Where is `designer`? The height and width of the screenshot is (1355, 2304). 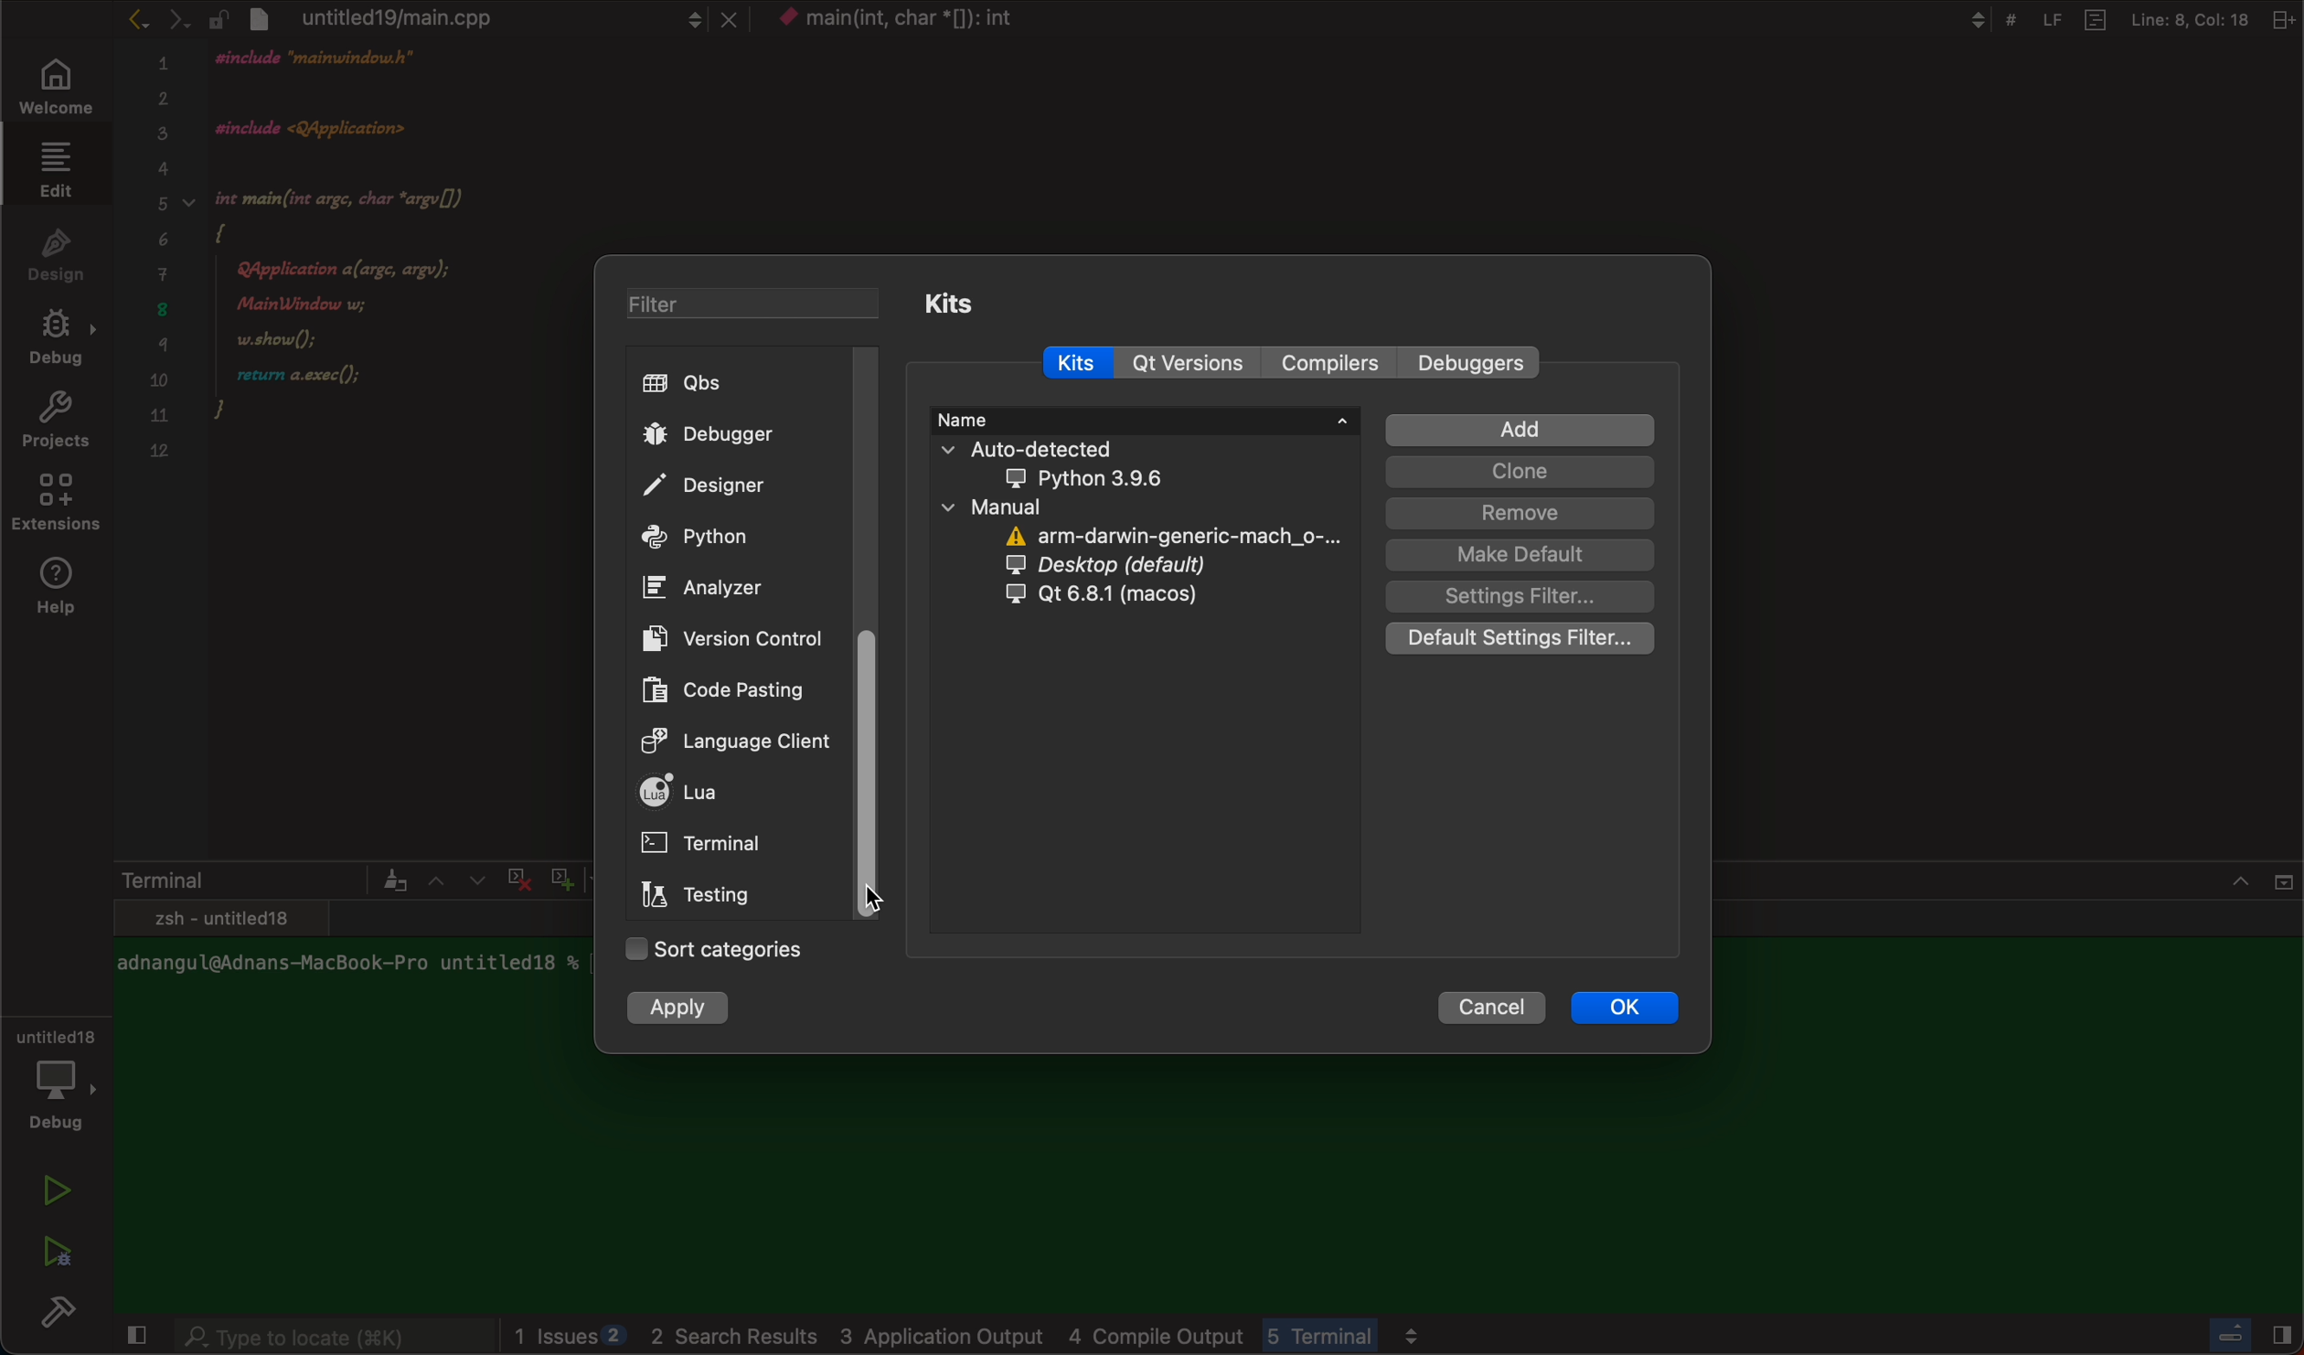 designer is located at coordinates (736, 487).